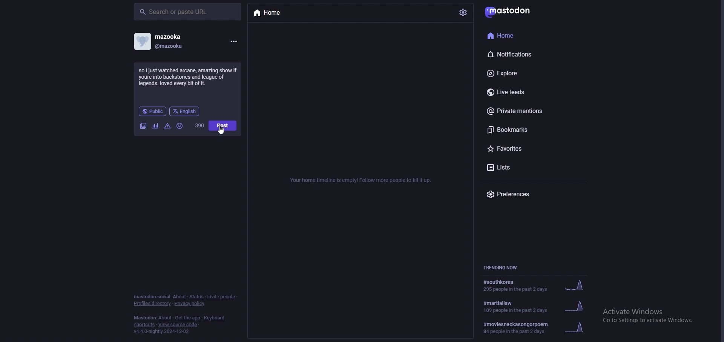  I want to click on emoji, so click(180, 126).